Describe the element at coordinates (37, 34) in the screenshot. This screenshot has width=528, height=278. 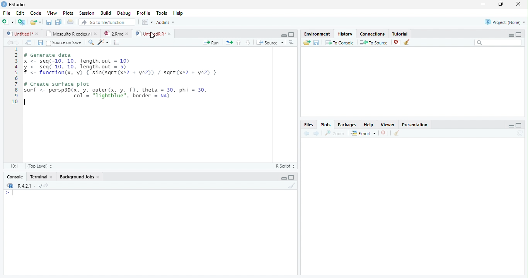
I see `close` at that location.